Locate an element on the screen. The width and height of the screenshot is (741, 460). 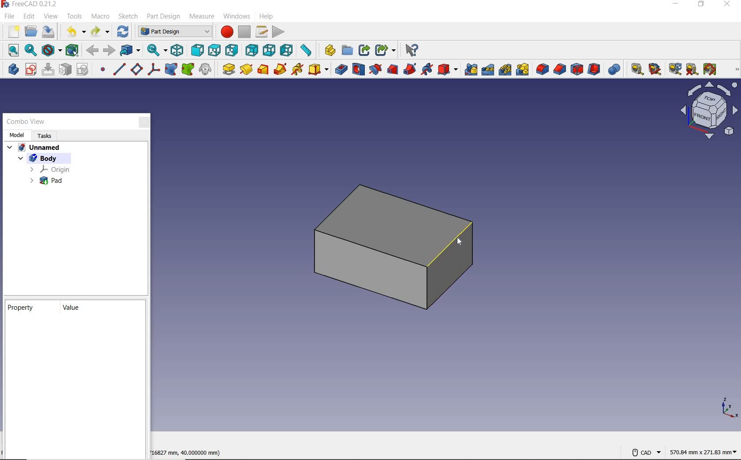
body is located at coordinates (48, 158).